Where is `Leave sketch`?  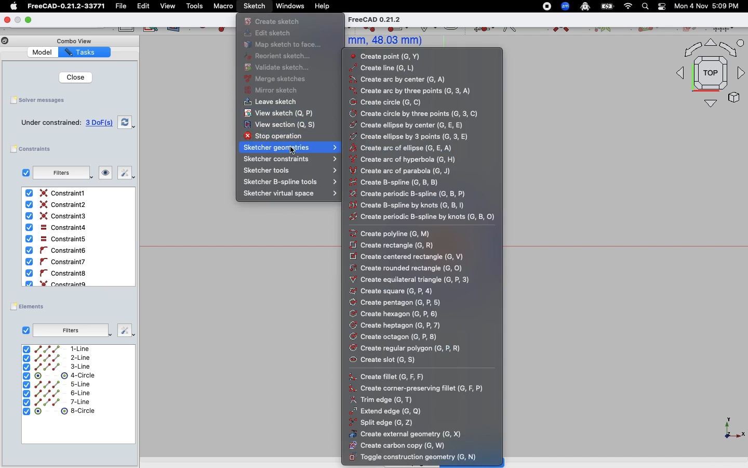
Leave sketch is located at coordinates (269, 103).